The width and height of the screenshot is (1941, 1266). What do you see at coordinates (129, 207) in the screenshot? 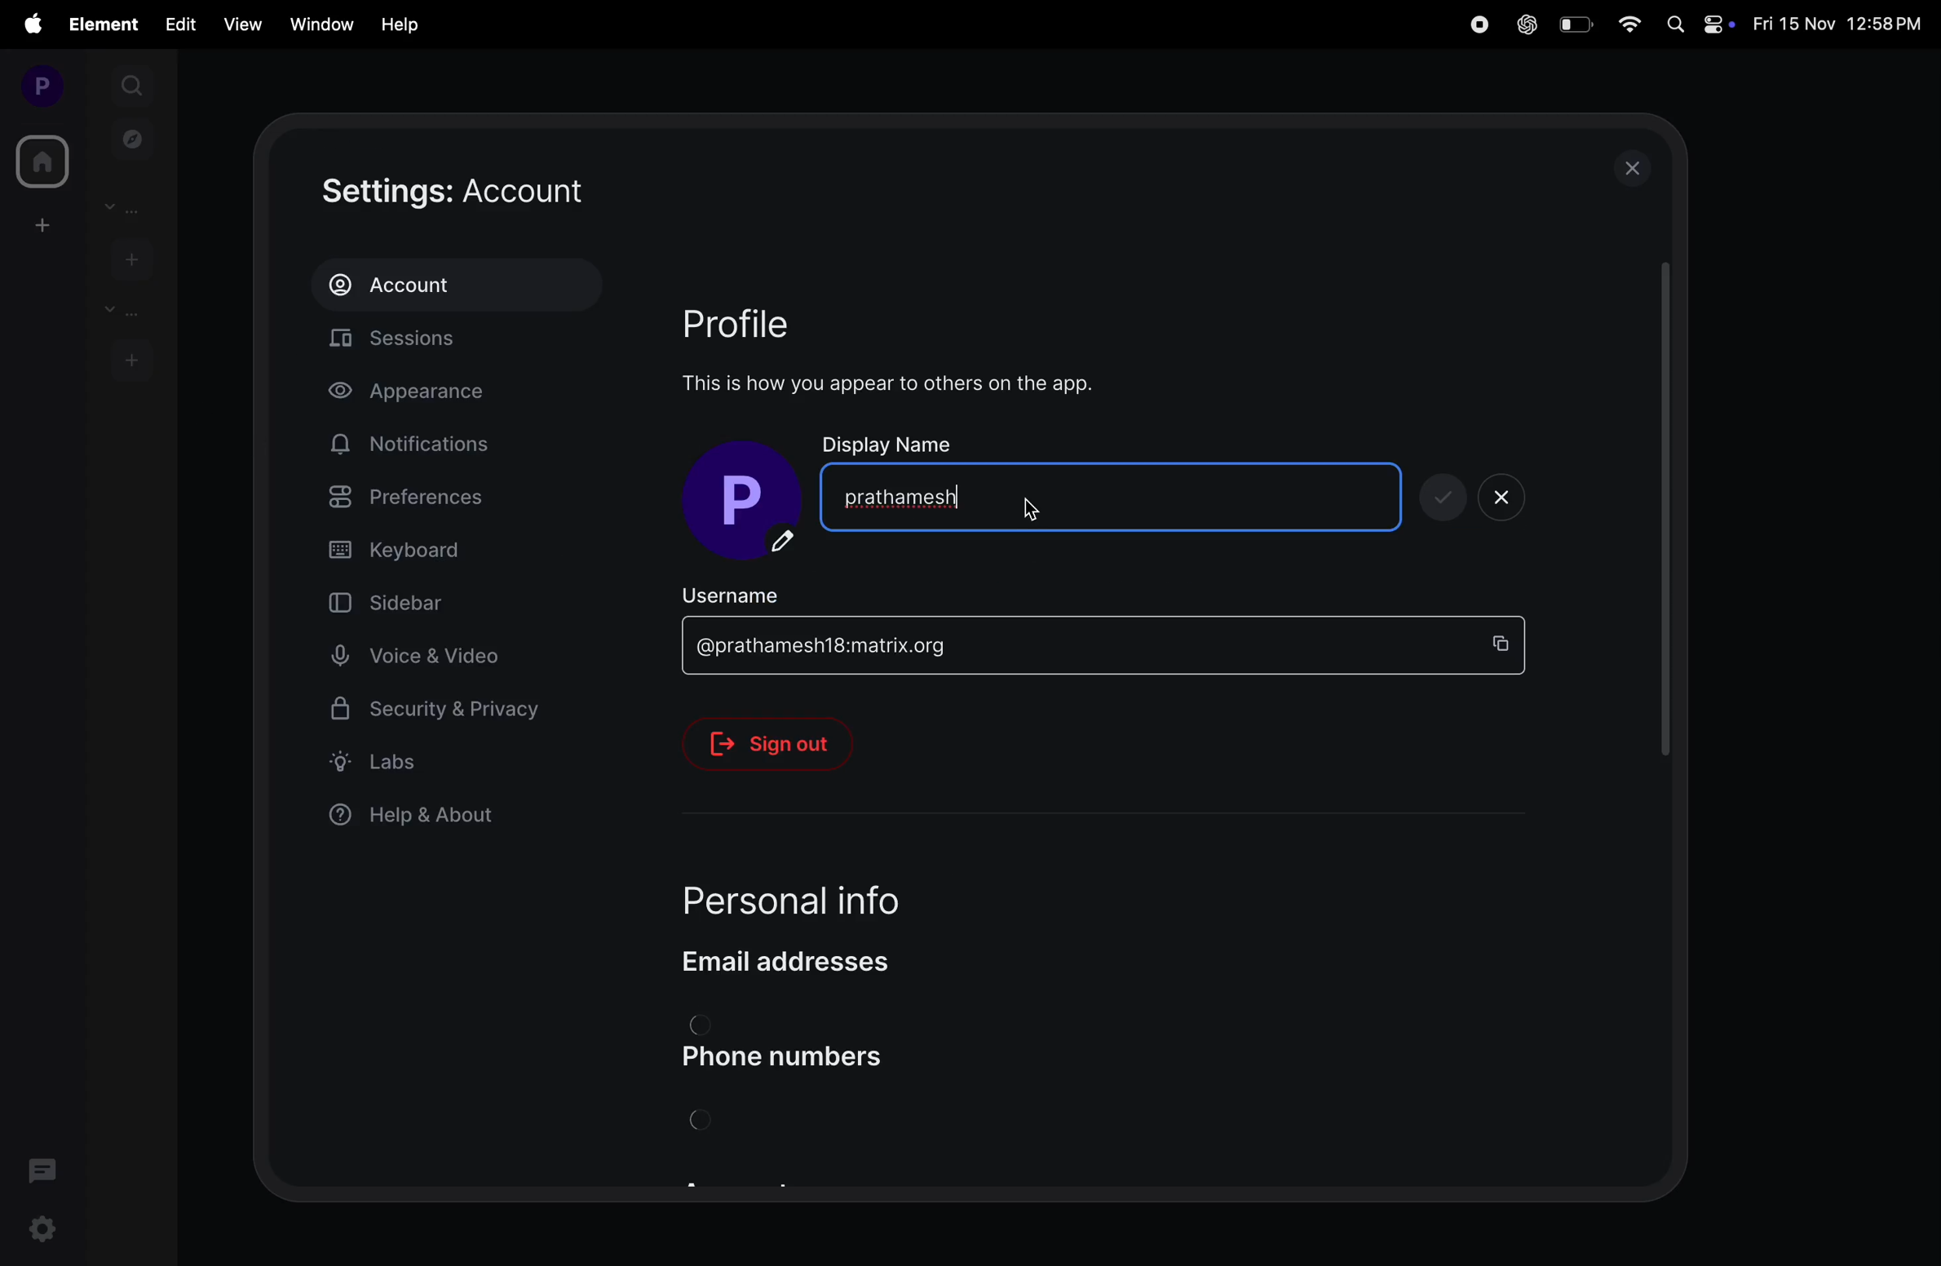
I see `people` at bounding box center [129, 207].